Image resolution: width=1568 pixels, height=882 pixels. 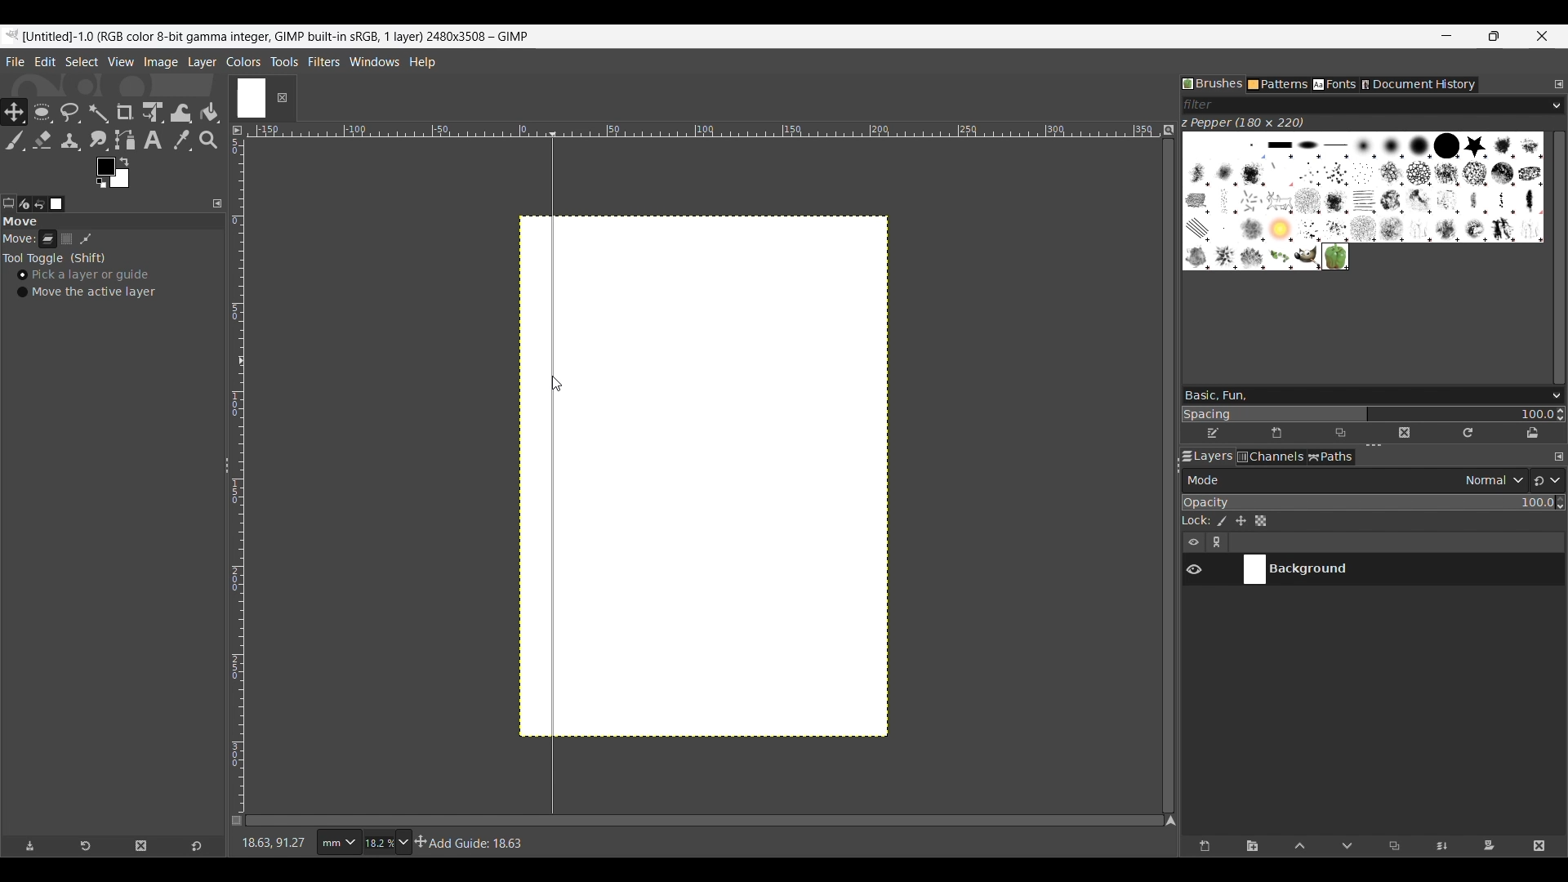 I want to click on Move tool, current selection highlighted, so click(x=12, y=110).